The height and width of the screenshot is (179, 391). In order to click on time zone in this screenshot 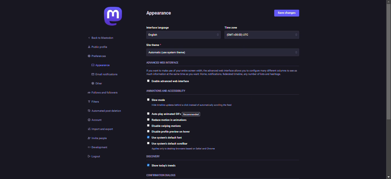, I will do `click(231, 27)`.